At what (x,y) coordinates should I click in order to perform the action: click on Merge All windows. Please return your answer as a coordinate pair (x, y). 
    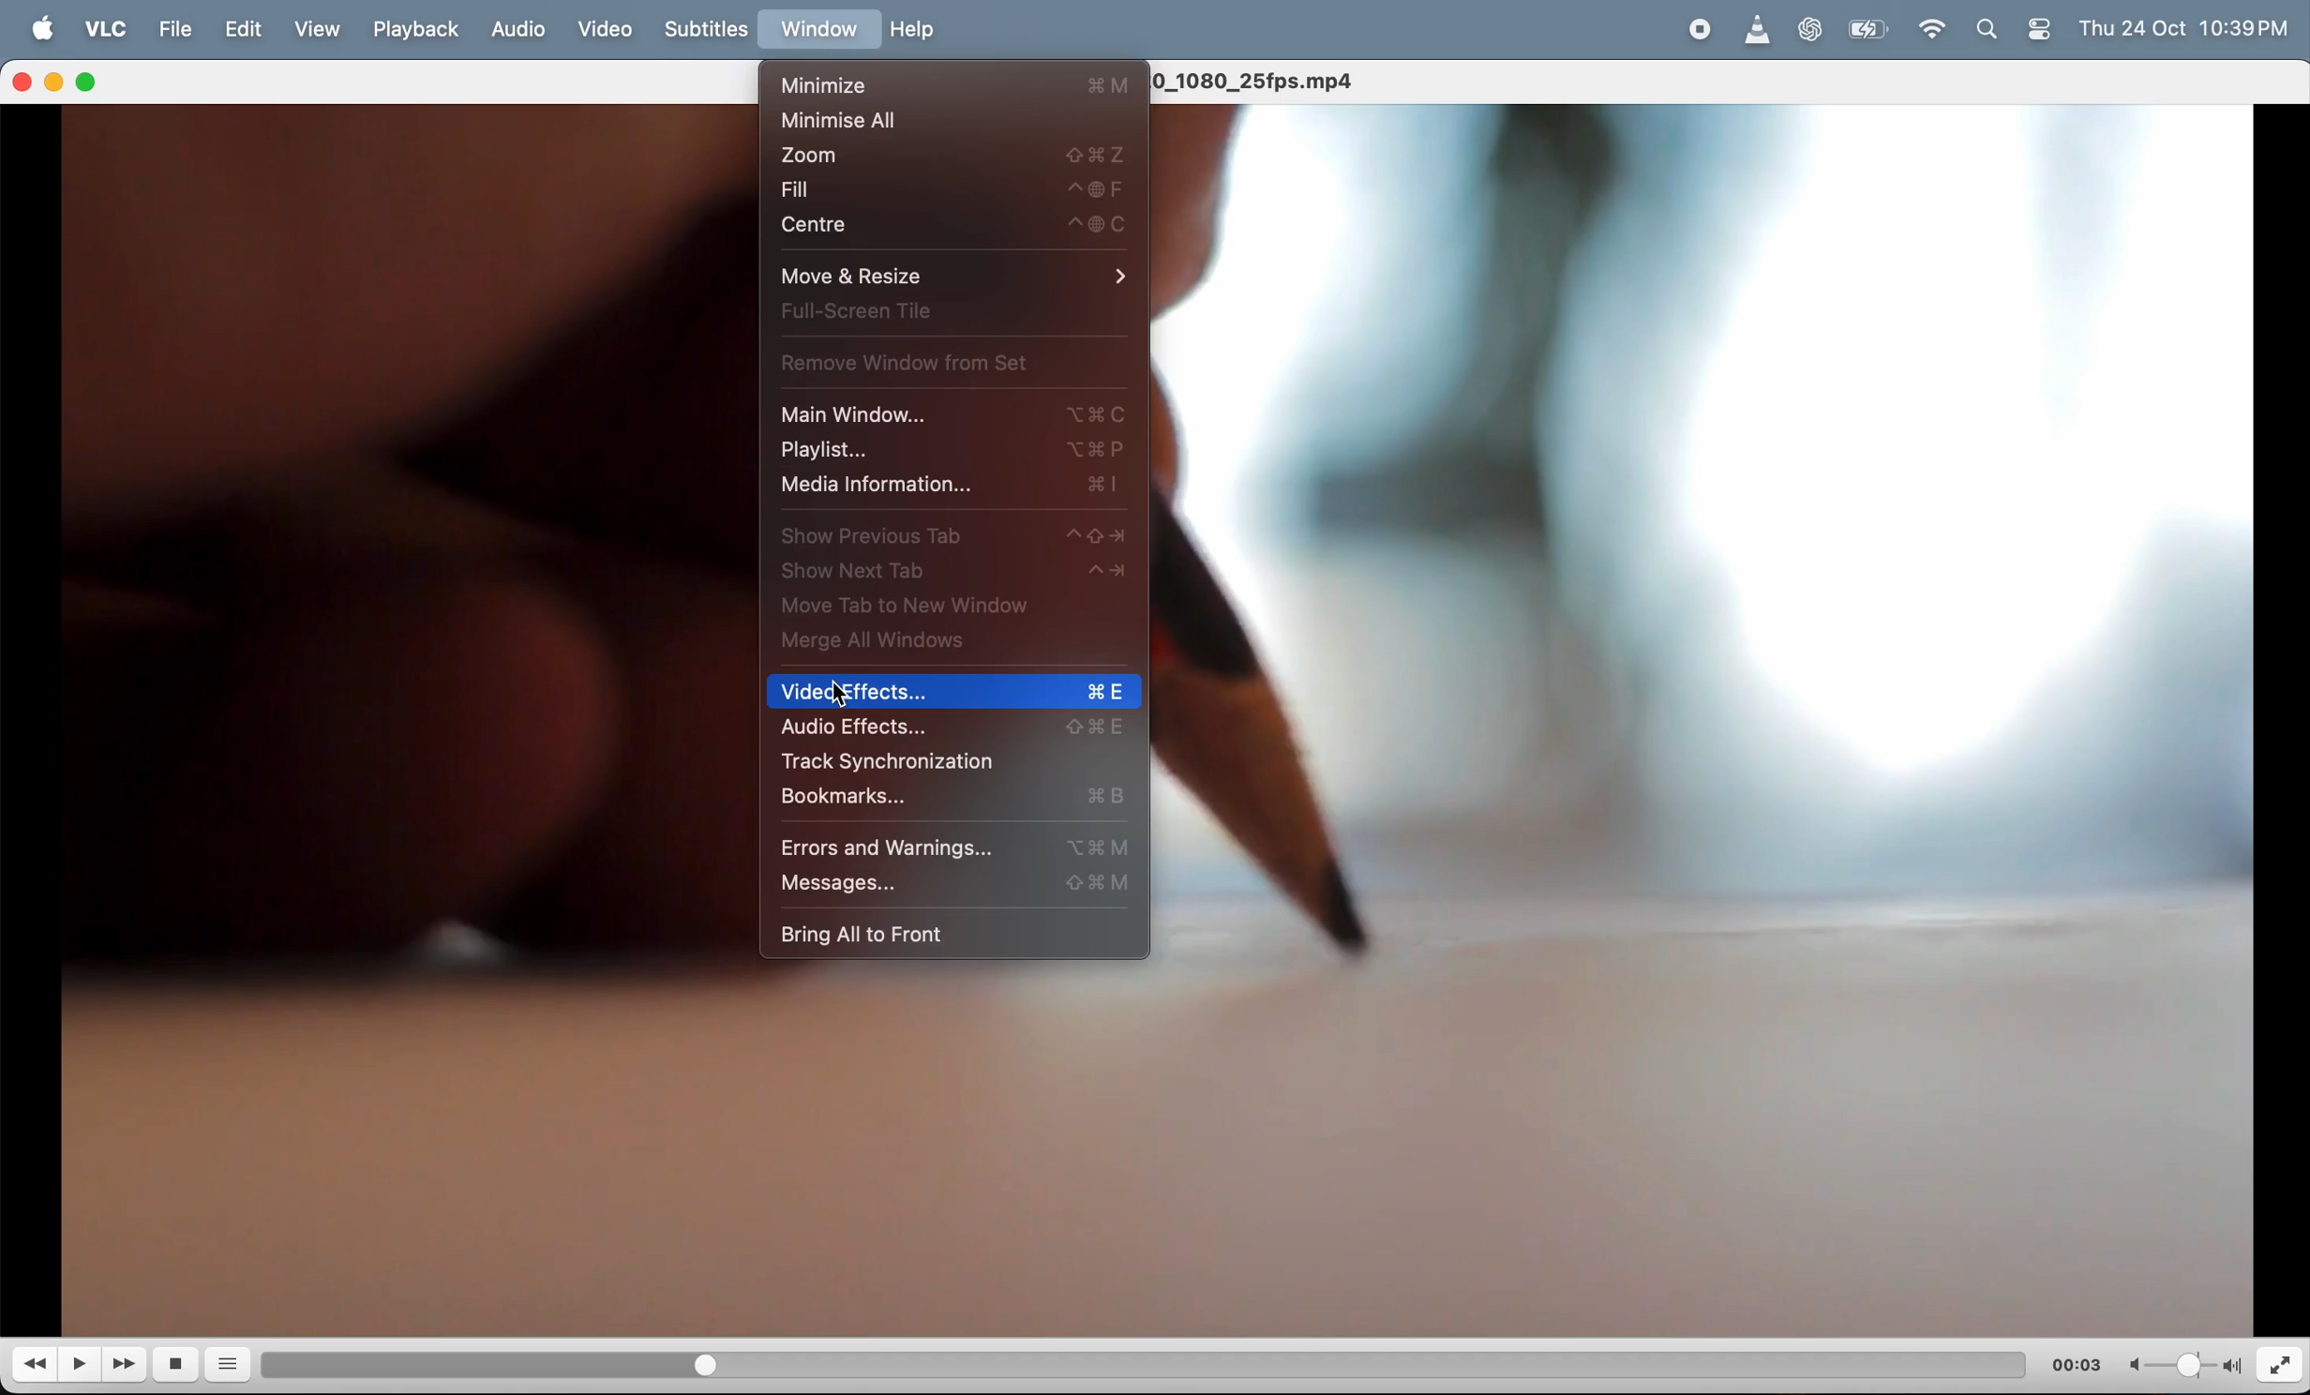
    Looking at the image, I should click on (932, 645).